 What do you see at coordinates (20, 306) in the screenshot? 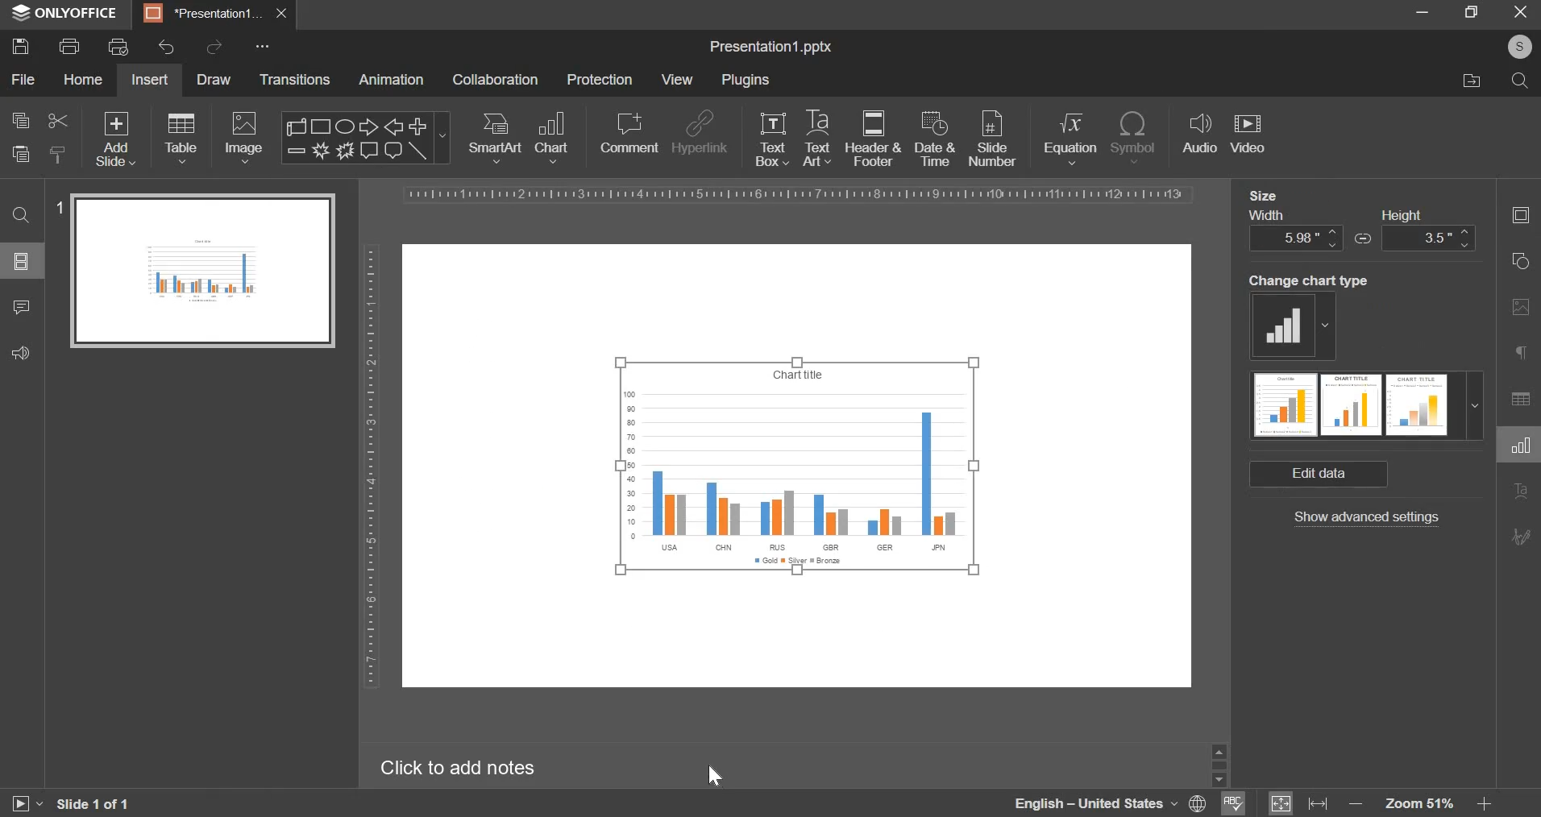
I see `comments` at bounding box center [20, 306].